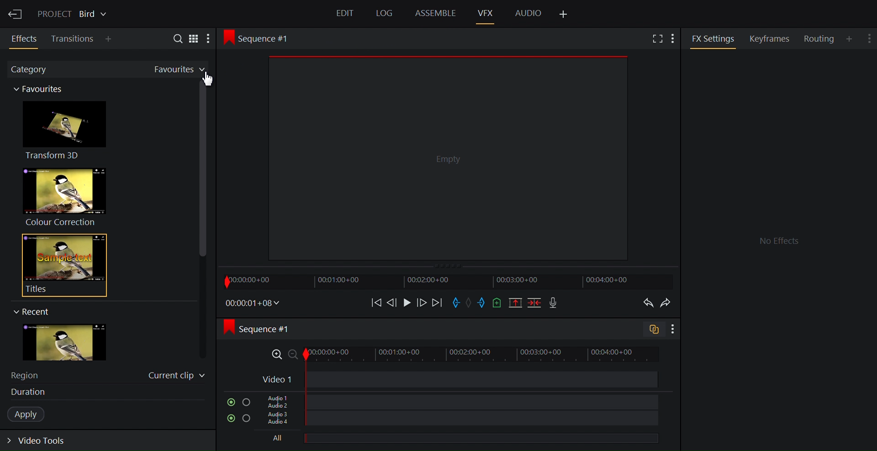  I want to click on Assemble, so click(435, 13).